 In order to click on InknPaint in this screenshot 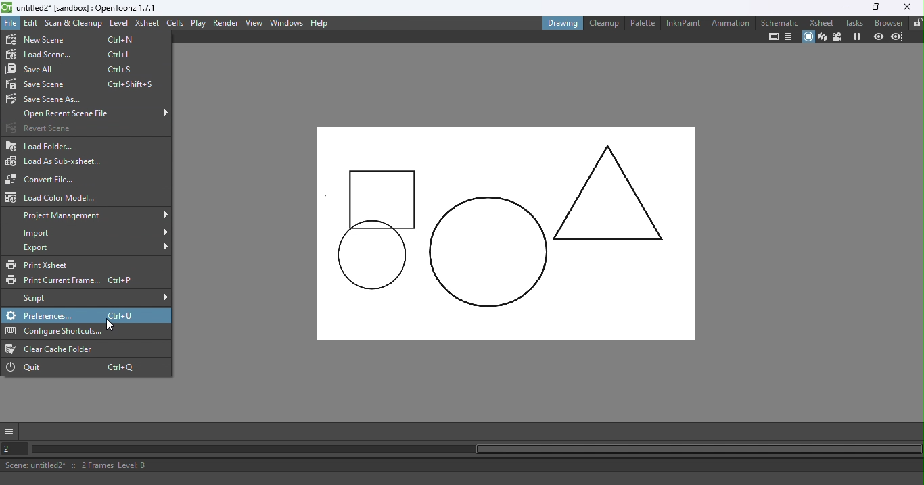, I will do `click(683, 23)`.